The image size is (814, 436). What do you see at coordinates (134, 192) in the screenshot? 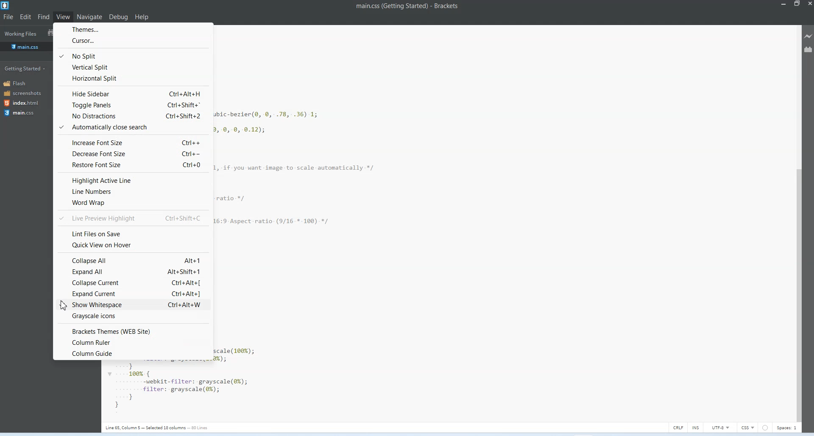
I see `Line numbers` at bounding box center [134, 192].